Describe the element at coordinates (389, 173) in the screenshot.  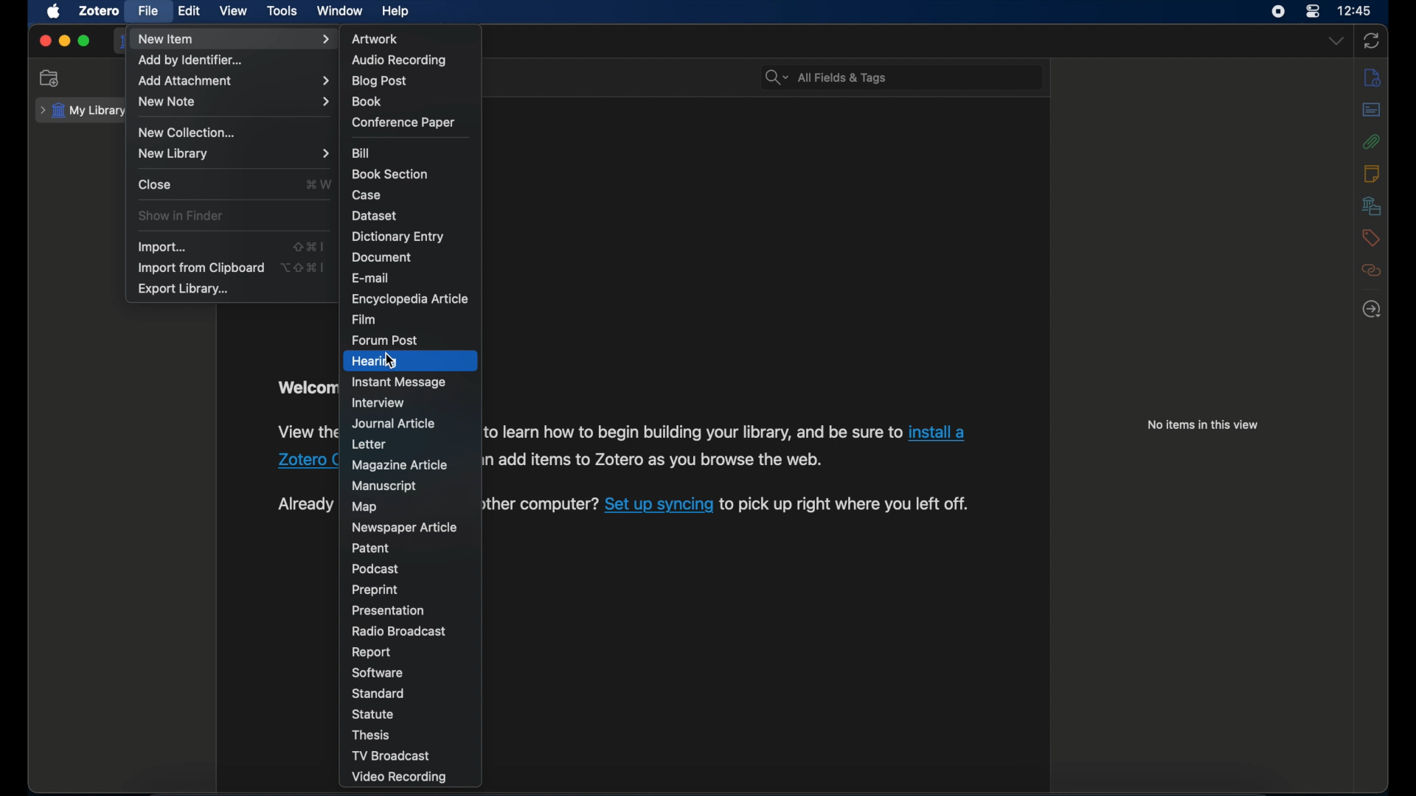
I see `book section` at that location.